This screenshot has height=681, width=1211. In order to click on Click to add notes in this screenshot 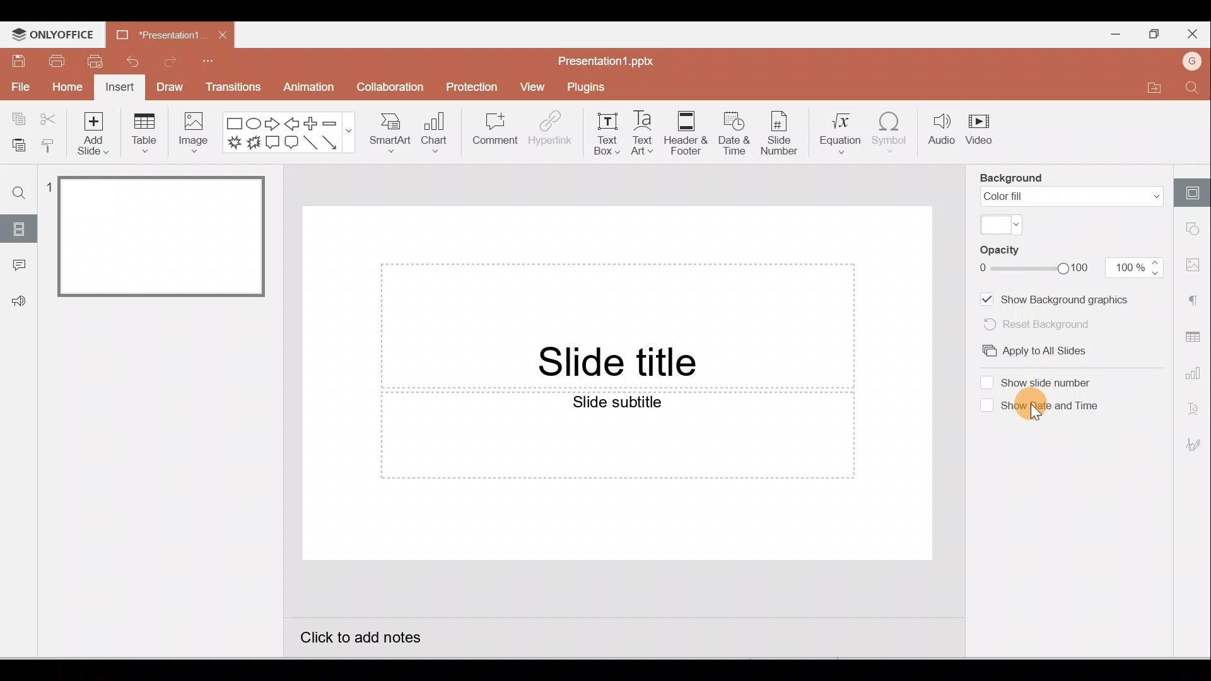, I will do `click(368, 642)`.